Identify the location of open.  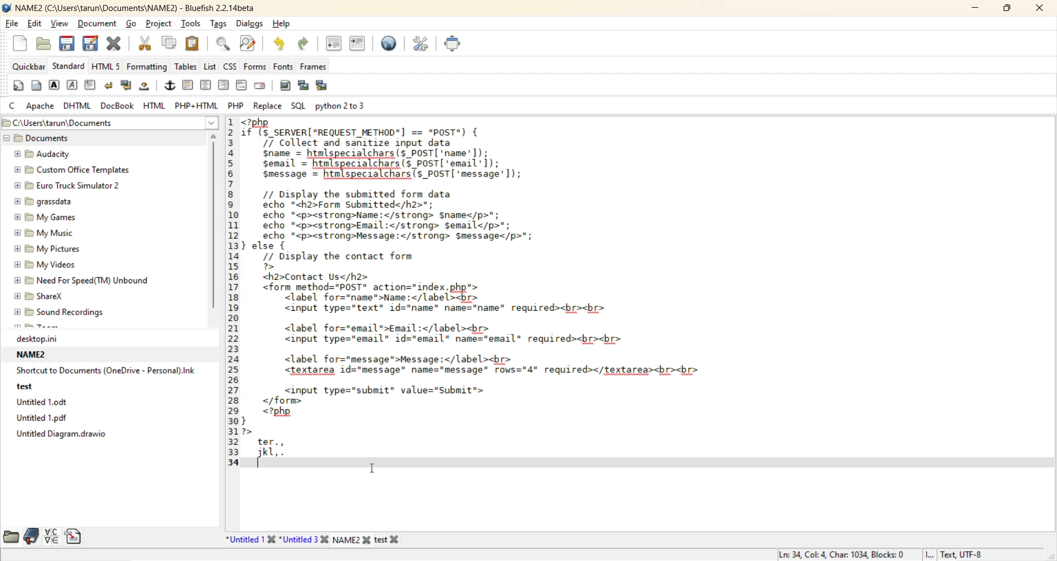
(45, 45).